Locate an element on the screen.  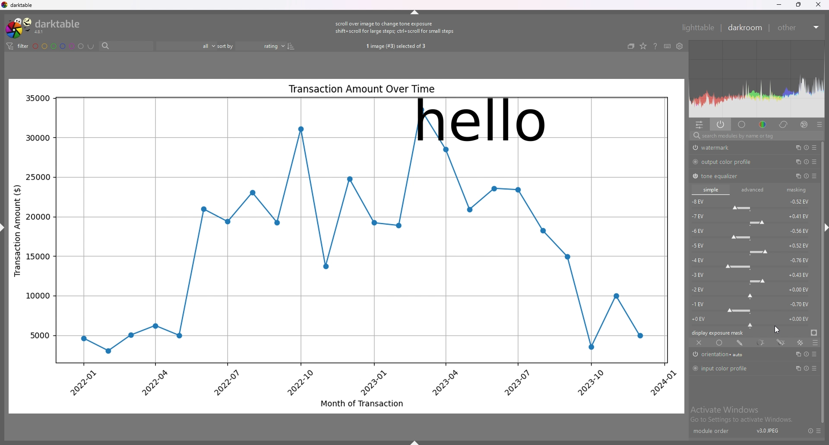
2023-01 is located at coordinates (373, 382).